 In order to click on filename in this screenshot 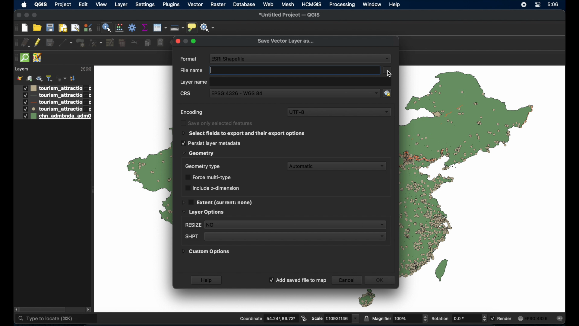, I will do `click(191, 71)`.